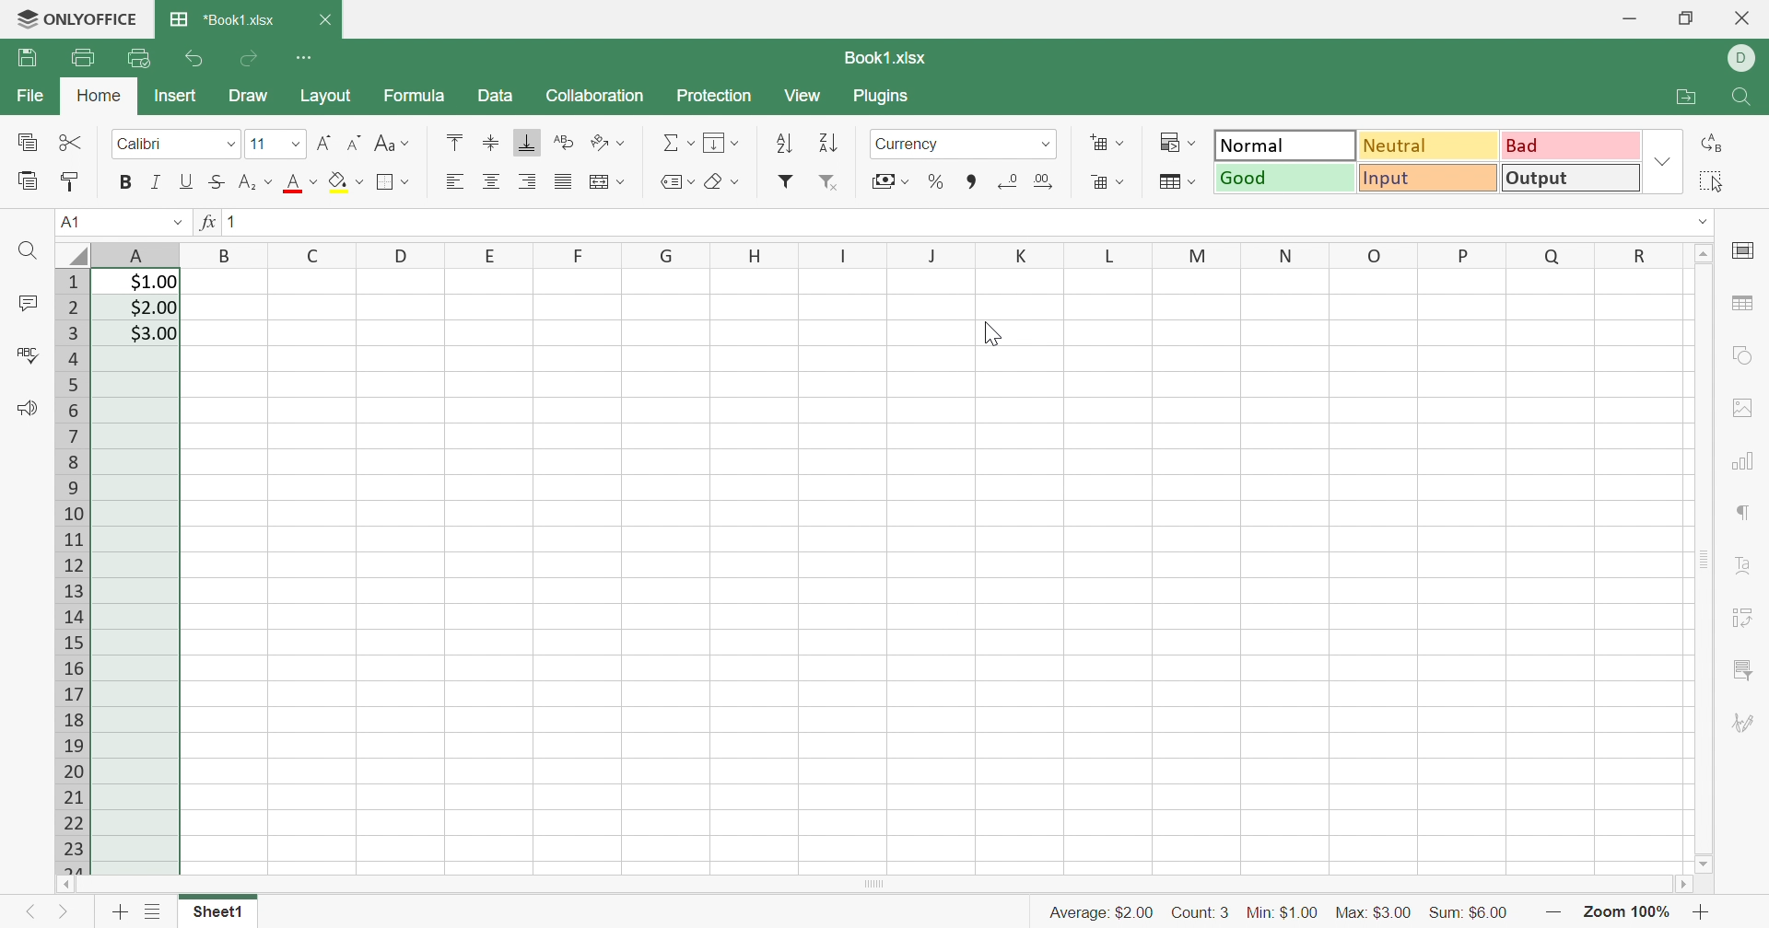 The width and height of the screenshot is (1769, 928). What do you see at coordinates (102, 96) in the screenshot?
I see `Home` at bounding box center [102, 96].